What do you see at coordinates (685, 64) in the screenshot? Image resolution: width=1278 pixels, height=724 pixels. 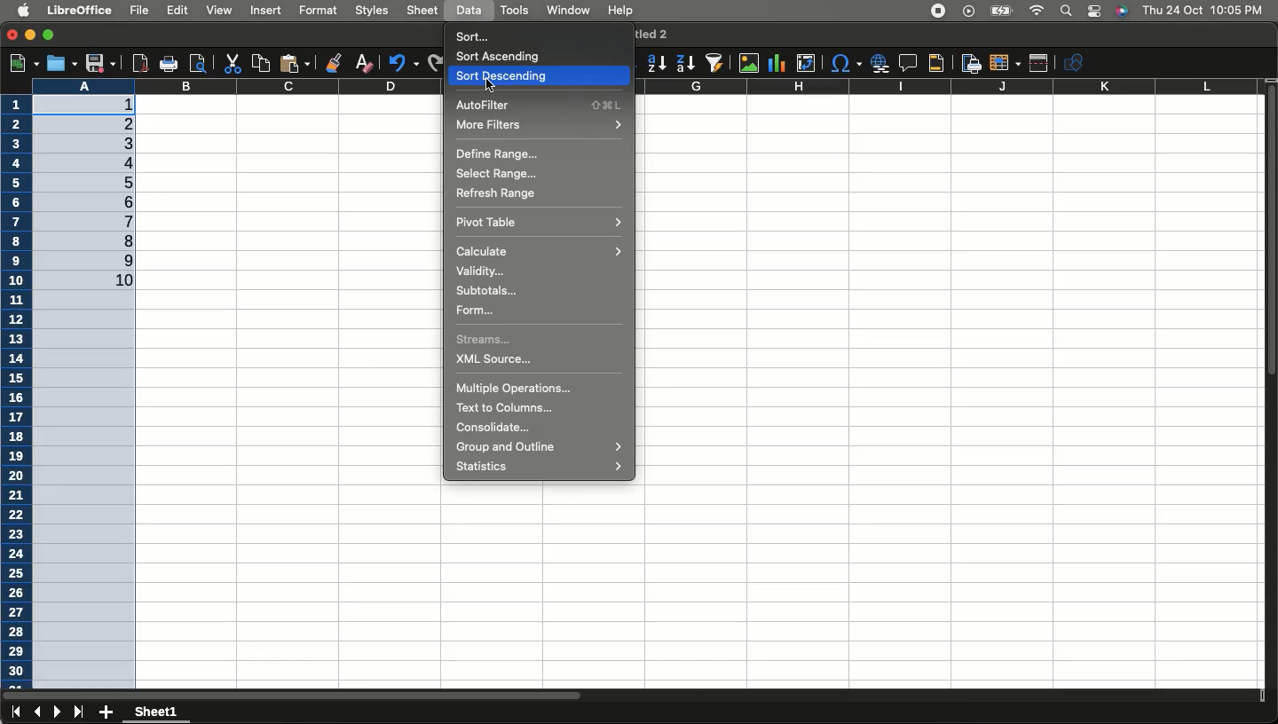 I see `Sort descending` at bounding box center [685, 64].